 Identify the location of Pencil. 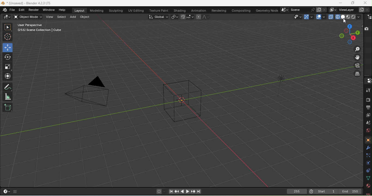
(8, 87).